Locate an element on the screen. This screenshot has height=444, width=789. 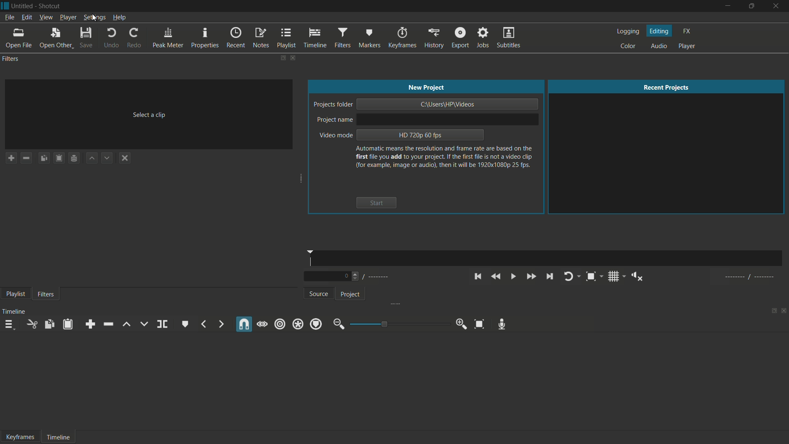
timeline is located at coordinates (314, 38).